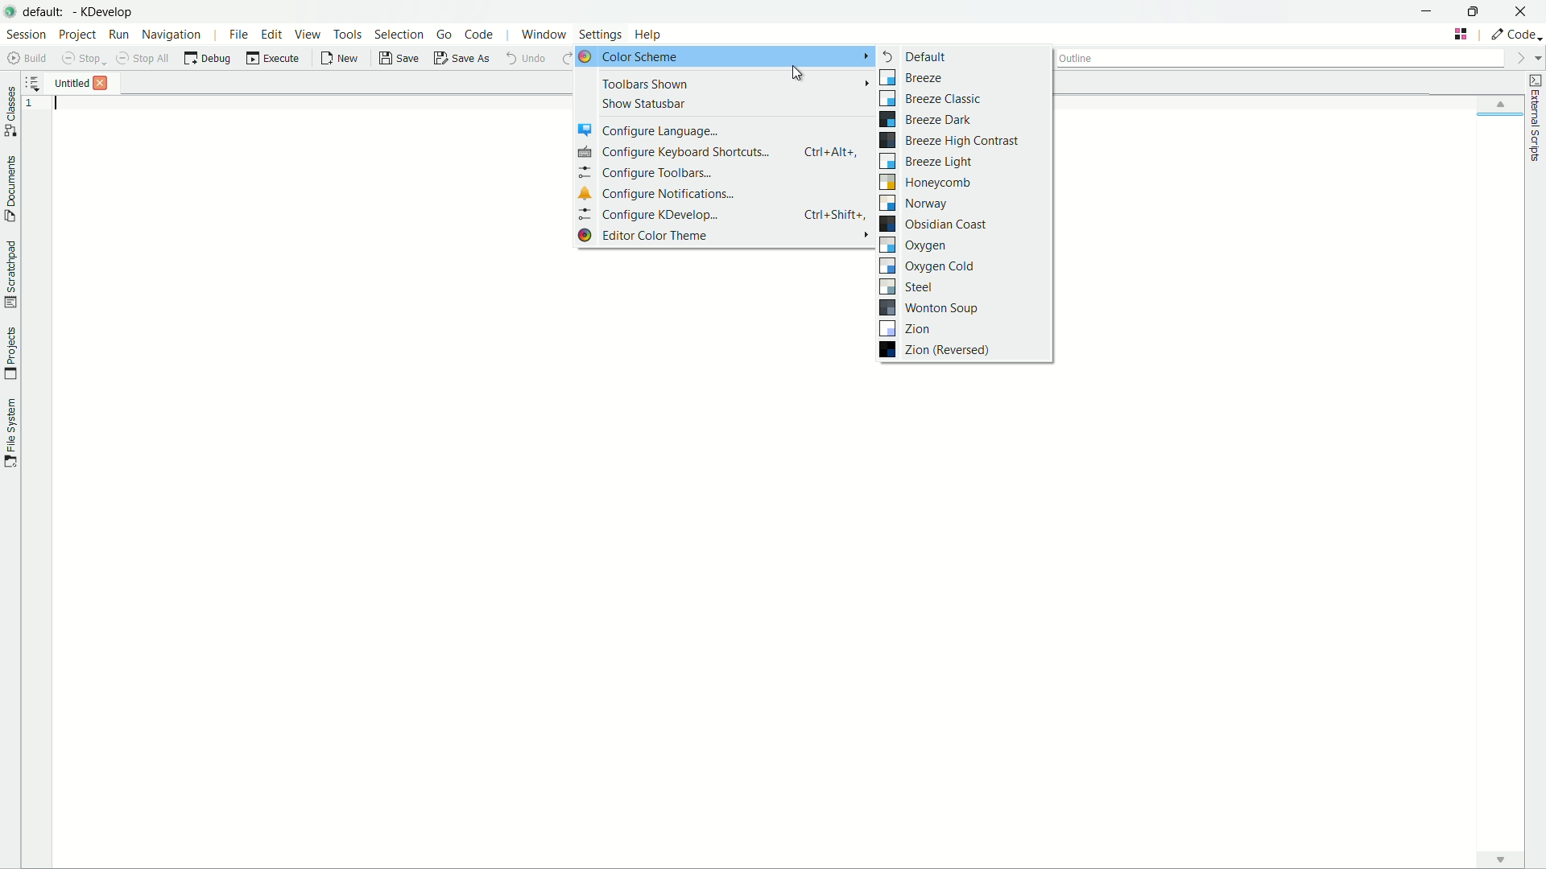  Describe the element at coordinates (105, 83) in the screenshot. I see `Close` at that location.